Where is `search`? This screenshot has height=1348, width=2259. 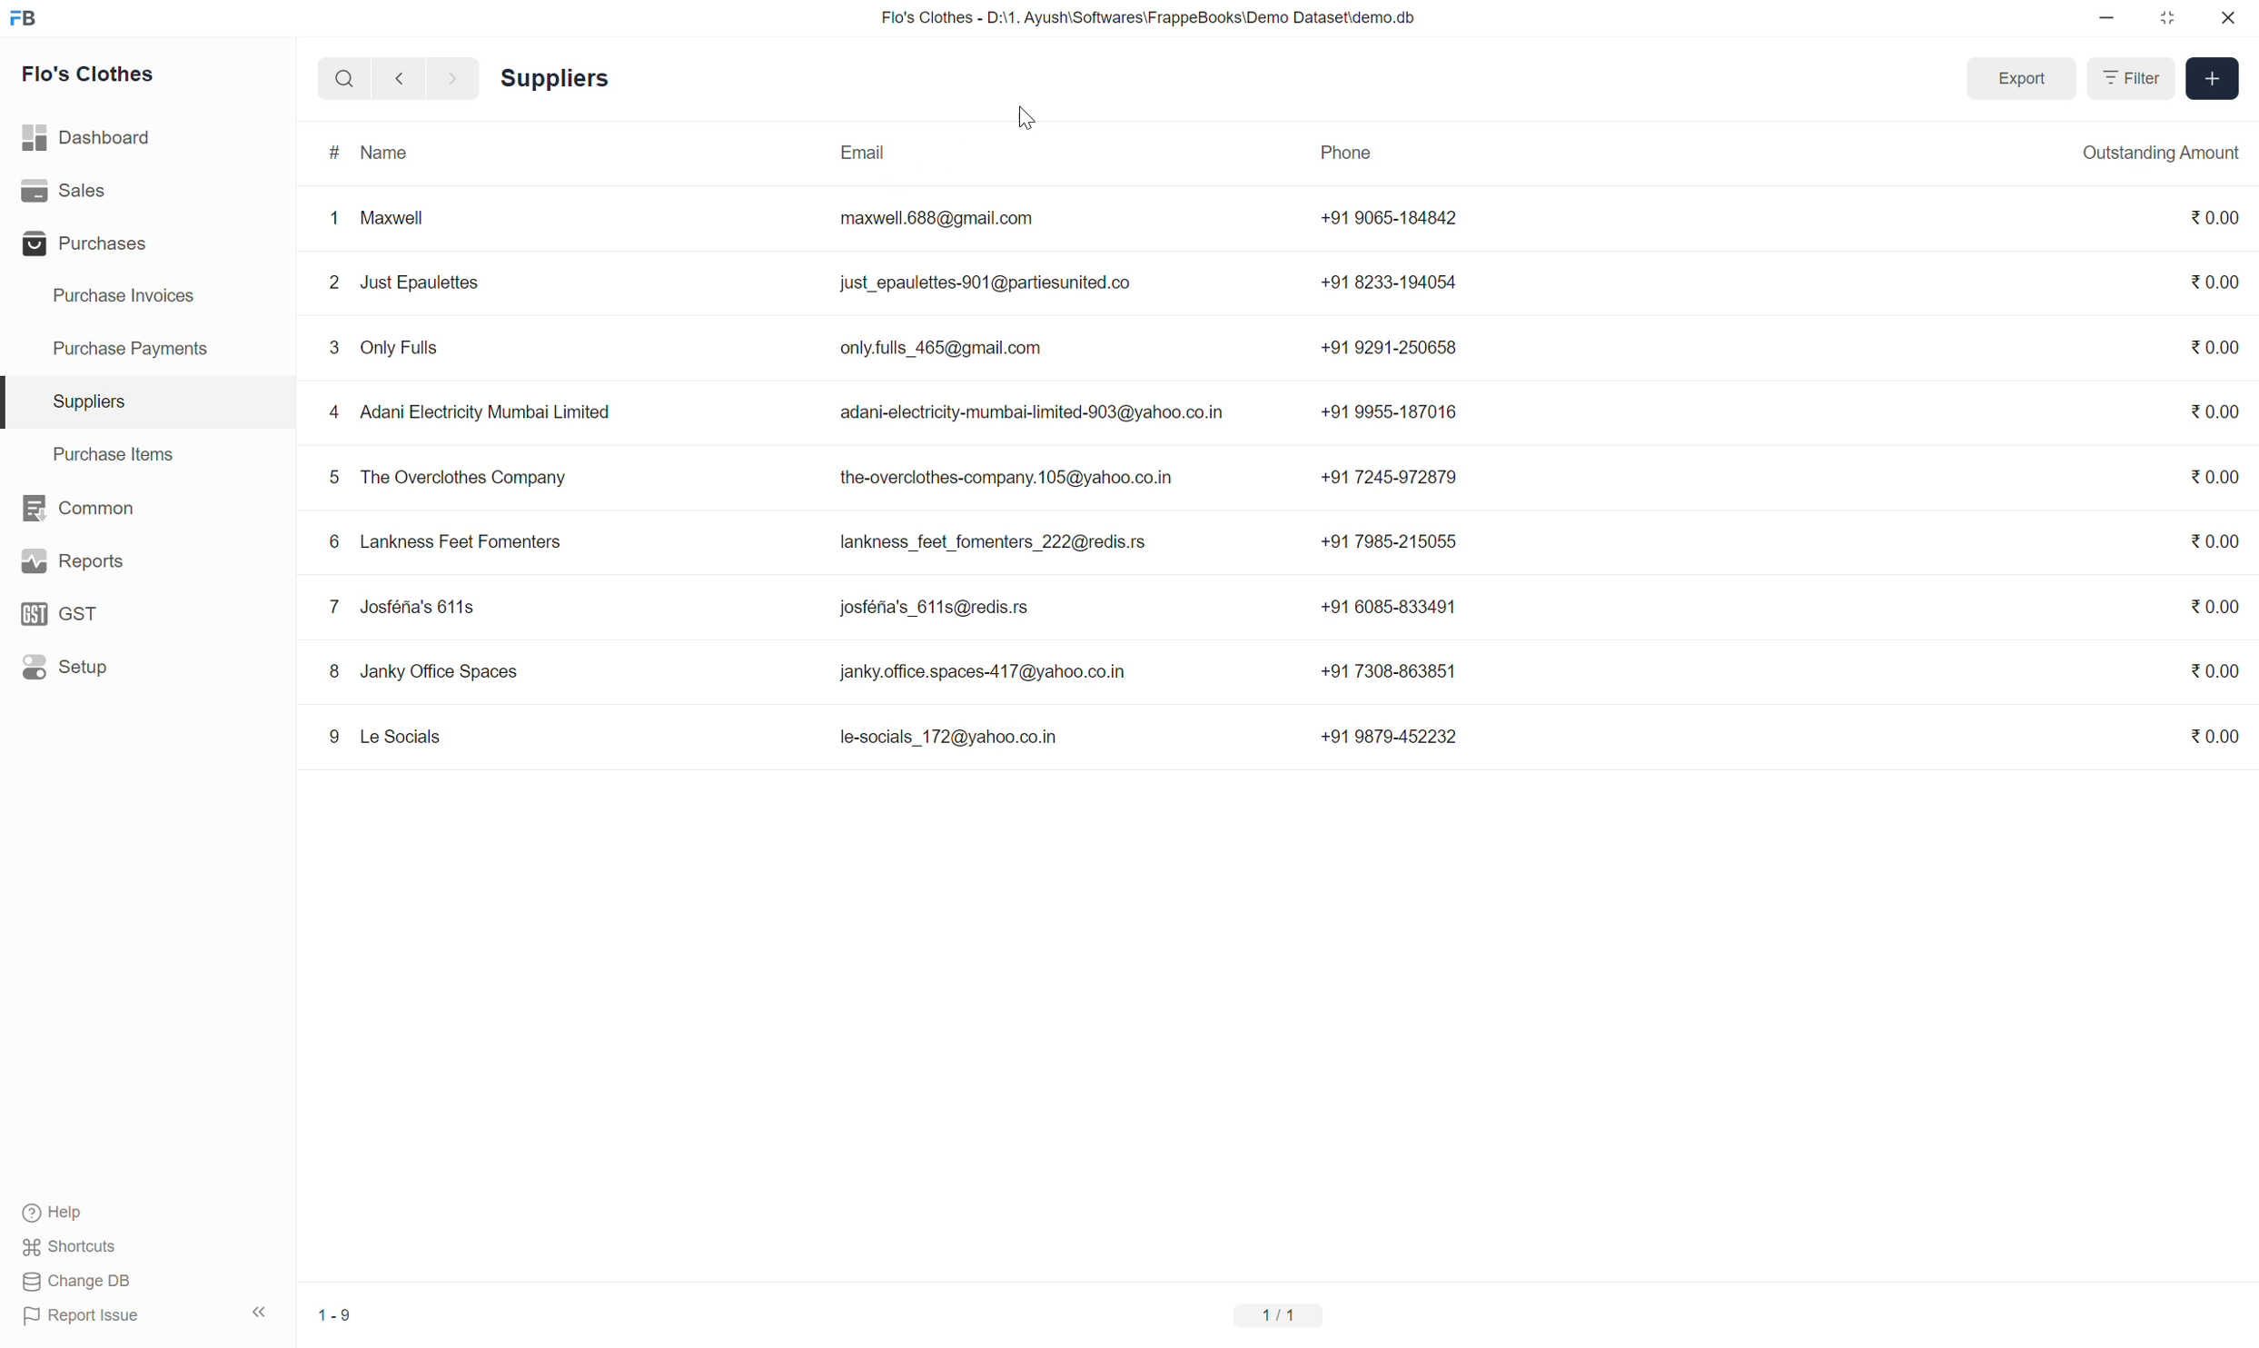
search is located at coordinates (341, 78).